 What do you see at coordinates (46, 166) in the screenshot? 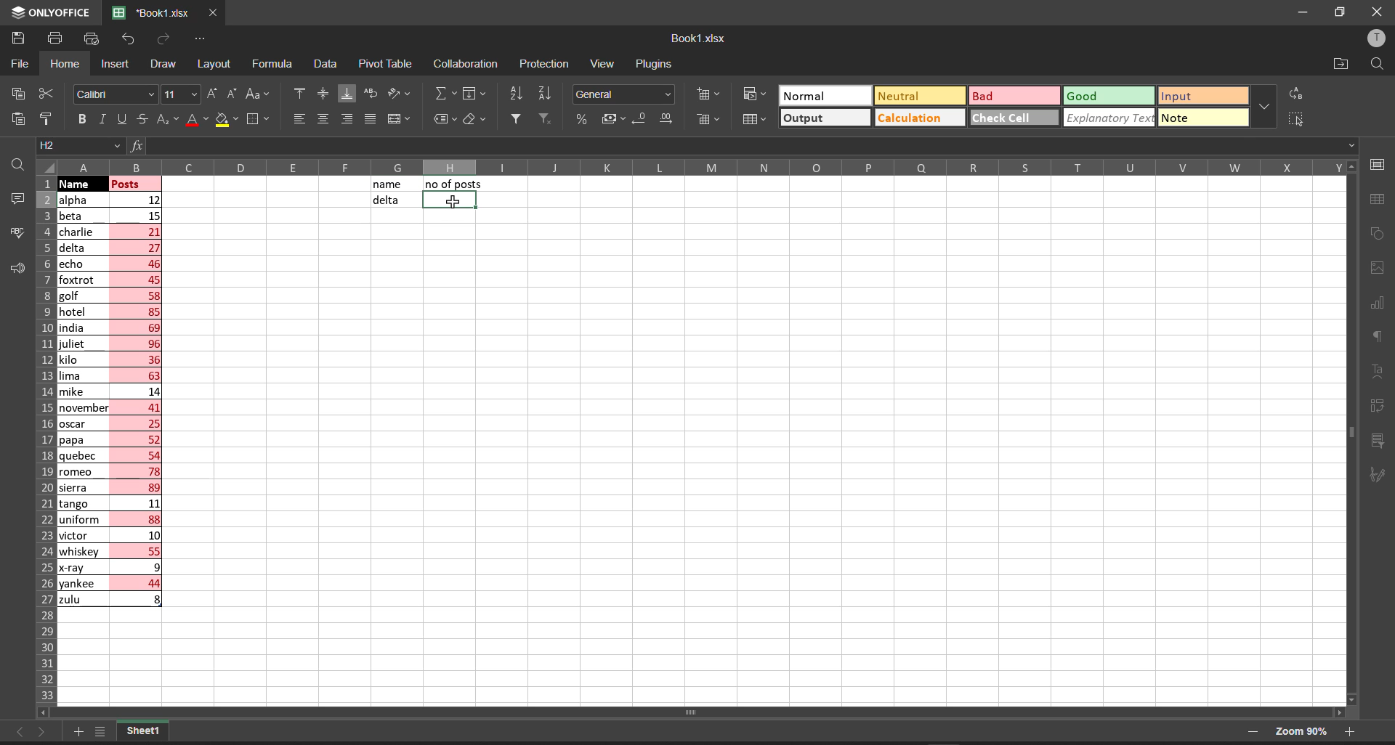
I see `select all` at bounding box center [46, 166].